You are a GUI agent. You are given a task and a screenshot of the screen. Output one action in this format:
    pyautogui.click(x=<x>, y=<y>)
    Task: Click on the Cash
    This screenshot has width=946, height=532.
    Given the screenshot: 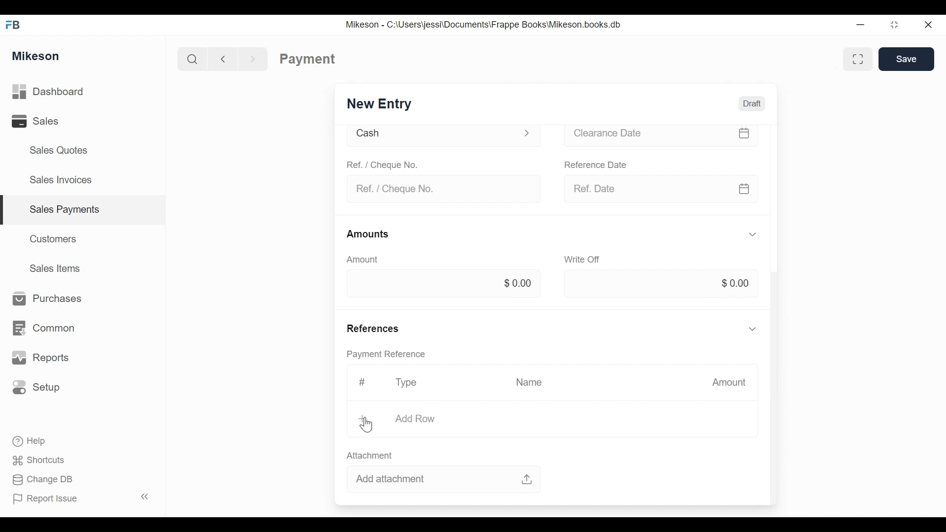 What is the action you would take?
    pyautogui.click(x=439, y=135)
    